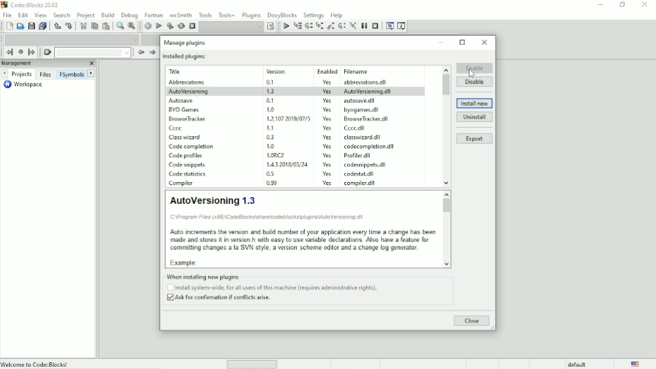  I want to click on plugin, so click(187, 136).